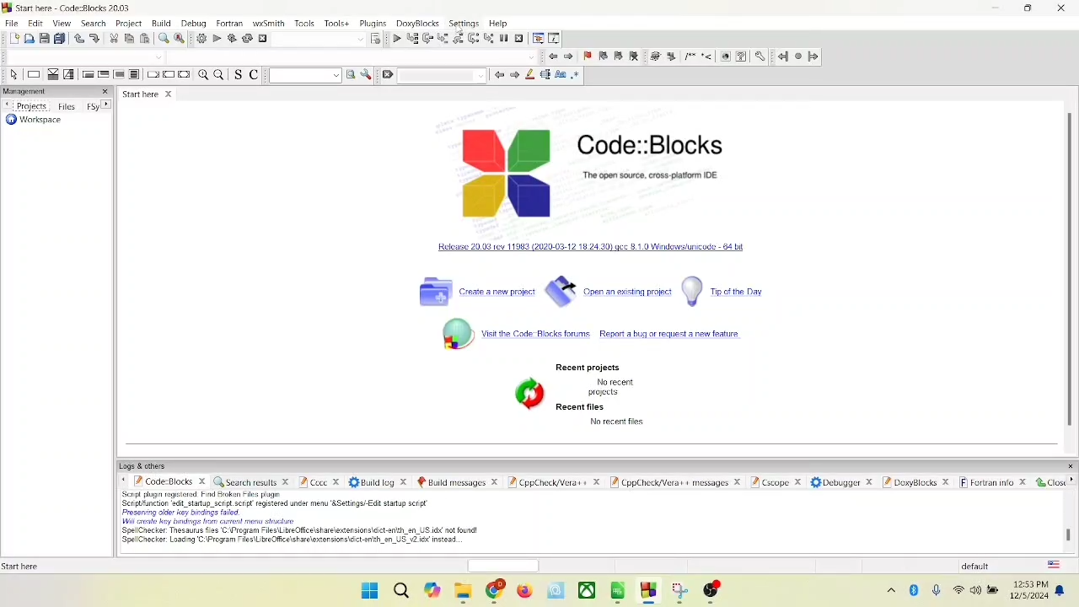 The image size is (1079, 607). I want to click on open, so click(28, 36).